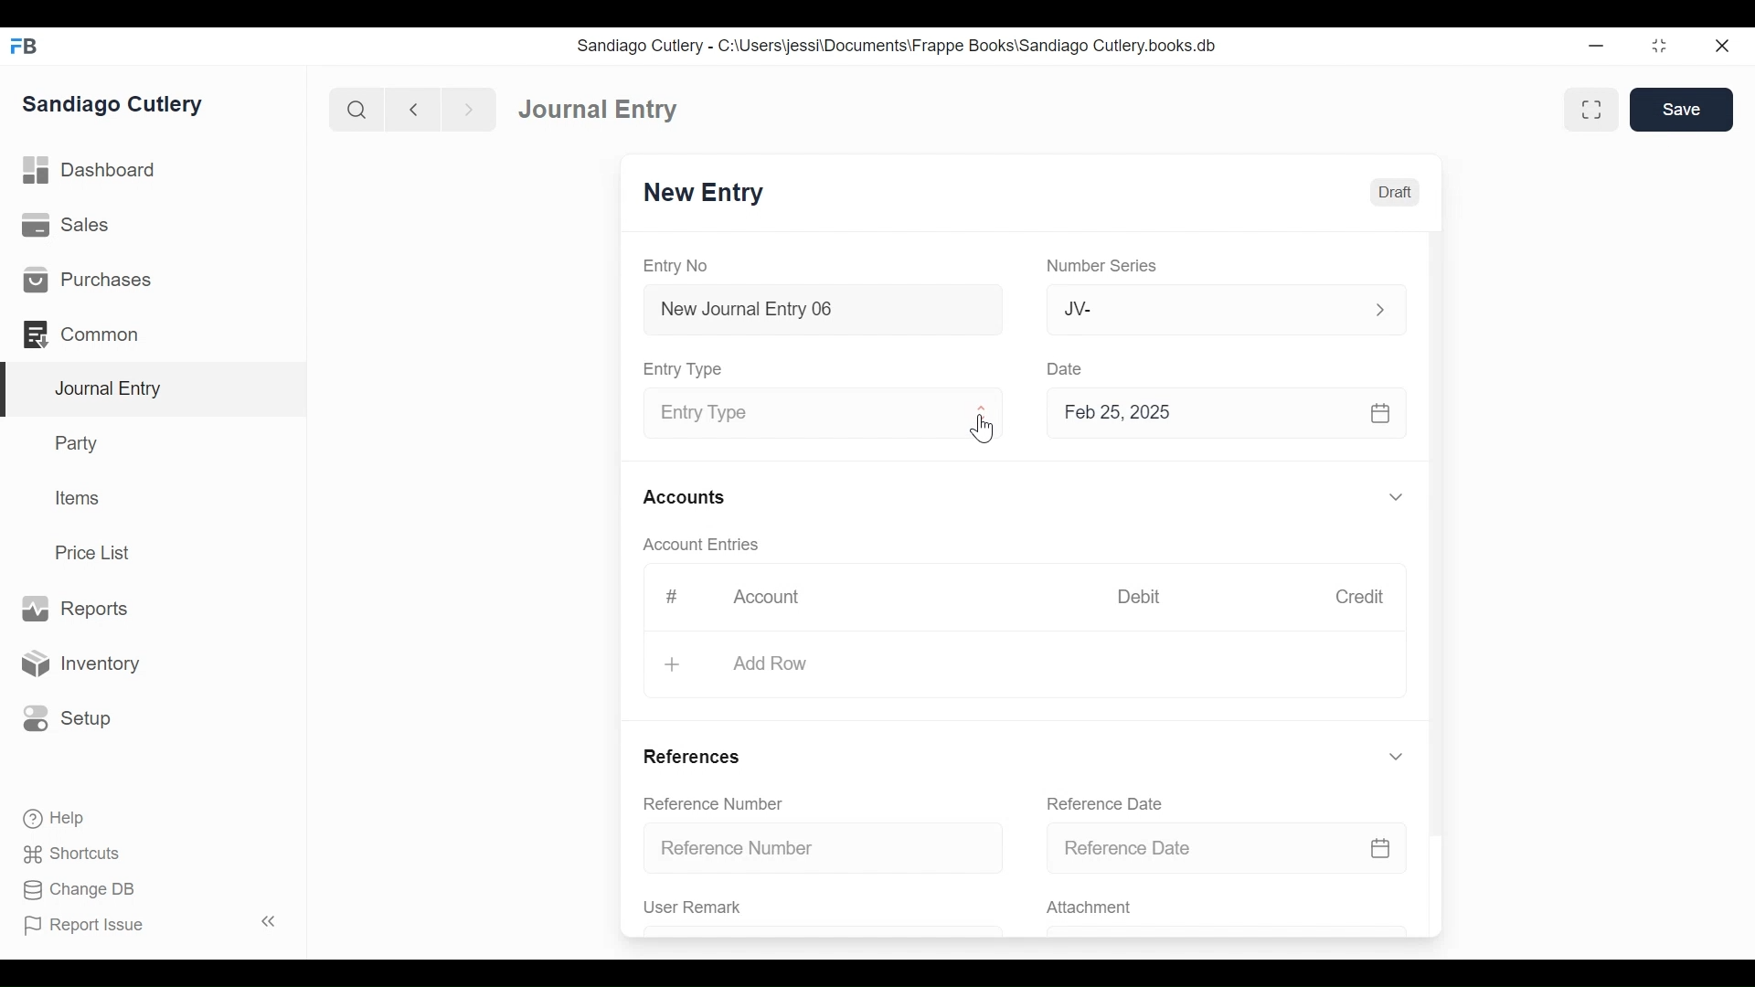 The width and height of the screenshot is (1755, 987). I want to click on Journal Entry, so click(599, 108).